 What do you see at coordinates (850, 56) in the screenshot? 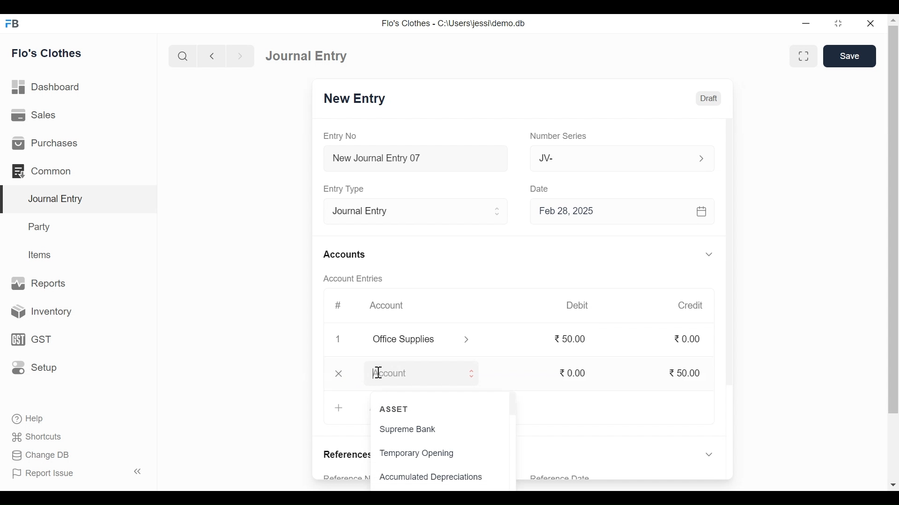
I see `Save` at bounding box center [850, 56].